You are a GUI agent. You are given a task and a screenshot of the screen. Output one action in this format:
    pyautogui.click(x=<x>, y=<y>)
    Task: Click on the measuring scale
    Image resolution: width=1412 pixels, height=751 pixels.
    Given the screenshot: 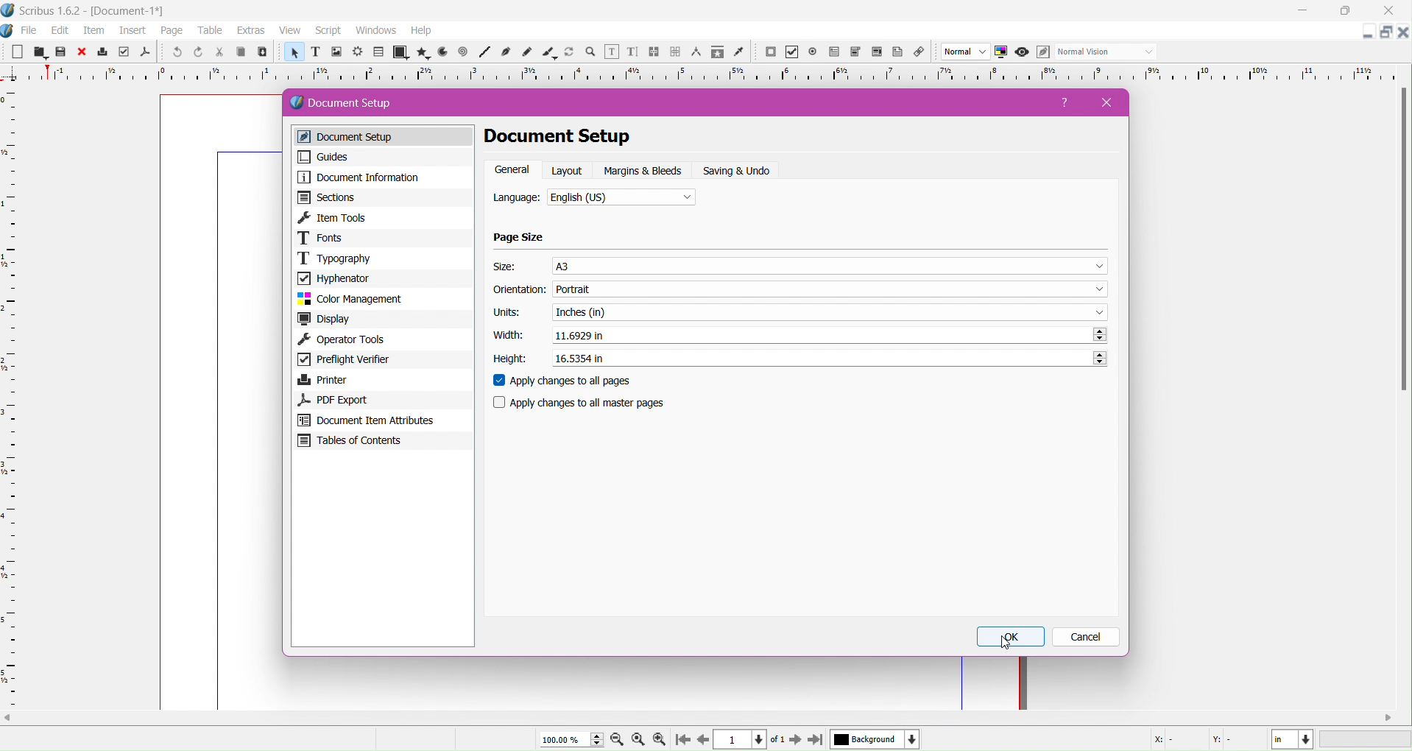 What is the action you would take?
    pyautogui.click(x=702, y=74)
    